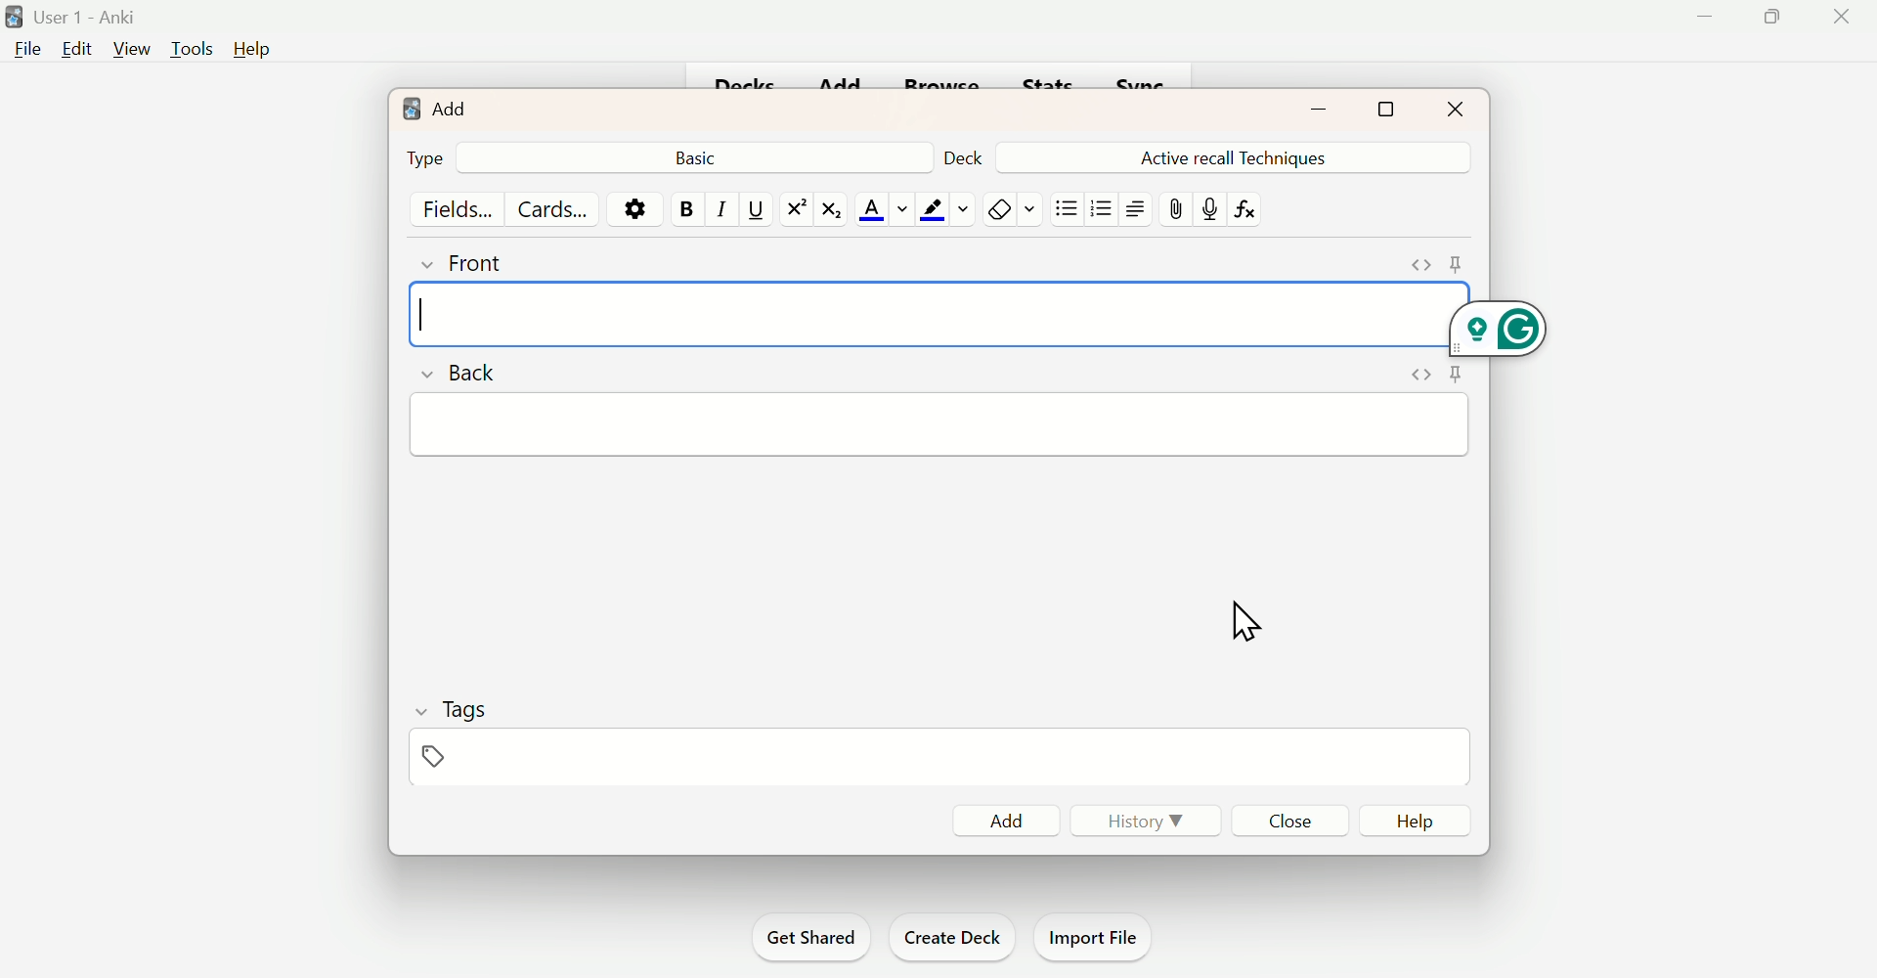 The image size is (1877, 978). Describe the element at coordinates (253, 51) in the screenshot. I see `Help` at that location.